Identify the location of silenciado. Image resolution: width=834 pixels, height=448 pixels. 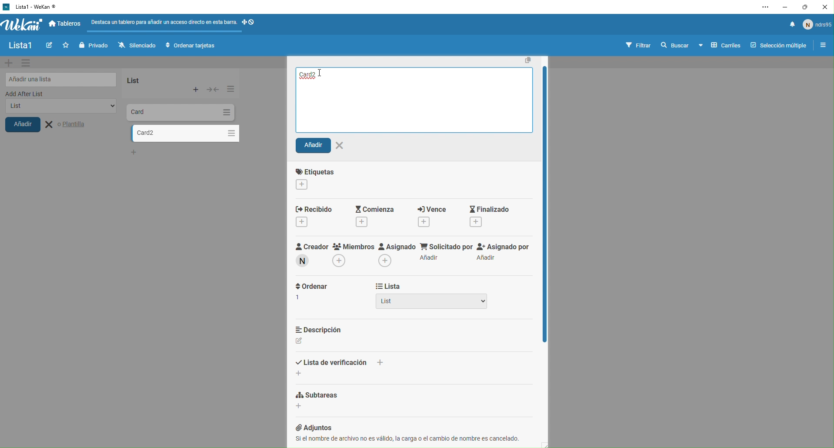
(135, 45).